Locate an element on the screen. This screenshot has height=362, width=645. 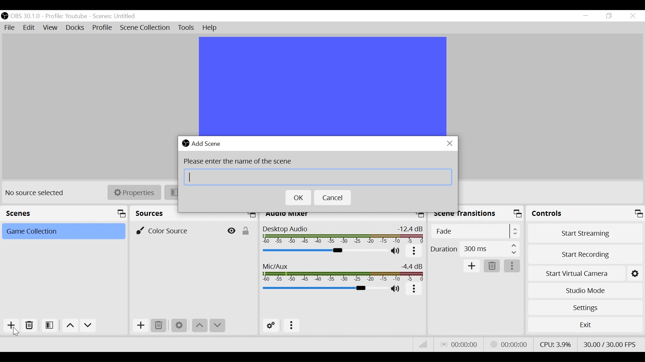
Scene Name Field is located at coordinates (317, 177).